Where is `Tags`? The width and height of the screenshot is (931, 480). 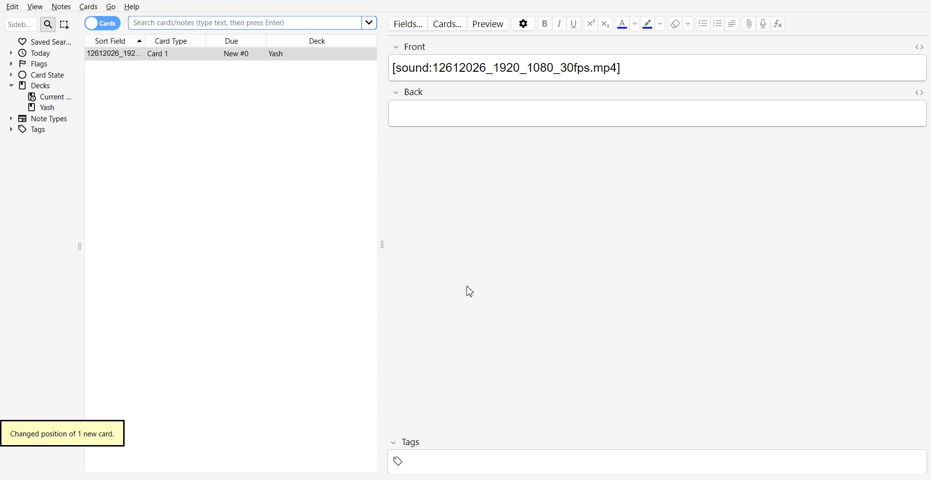 Tags is located at coordinates (34, 129).